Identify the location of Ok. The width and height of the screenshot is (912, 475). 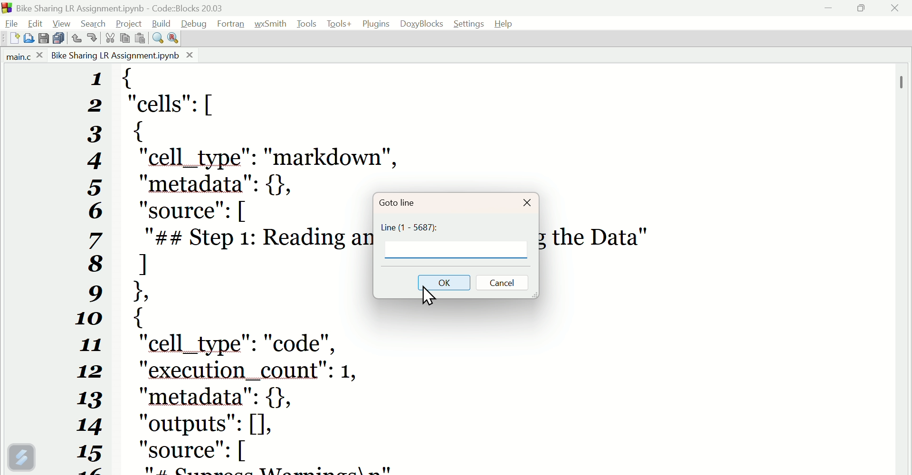
(444, 281).